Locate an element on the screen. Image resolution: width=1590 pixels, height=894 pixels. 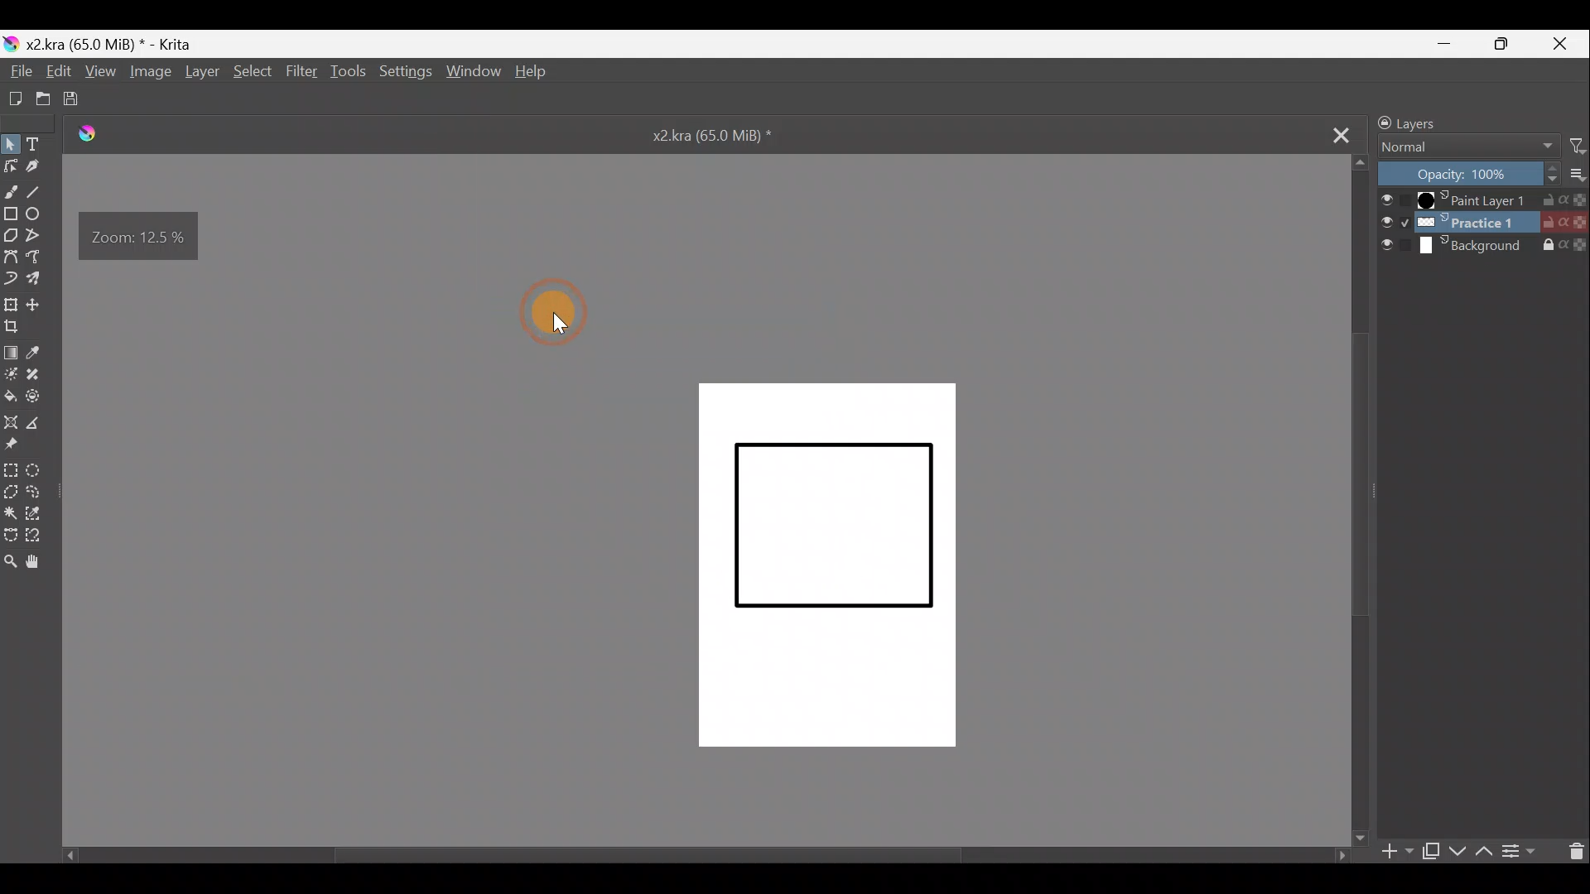
Edit is located at coordinates (62, 71).